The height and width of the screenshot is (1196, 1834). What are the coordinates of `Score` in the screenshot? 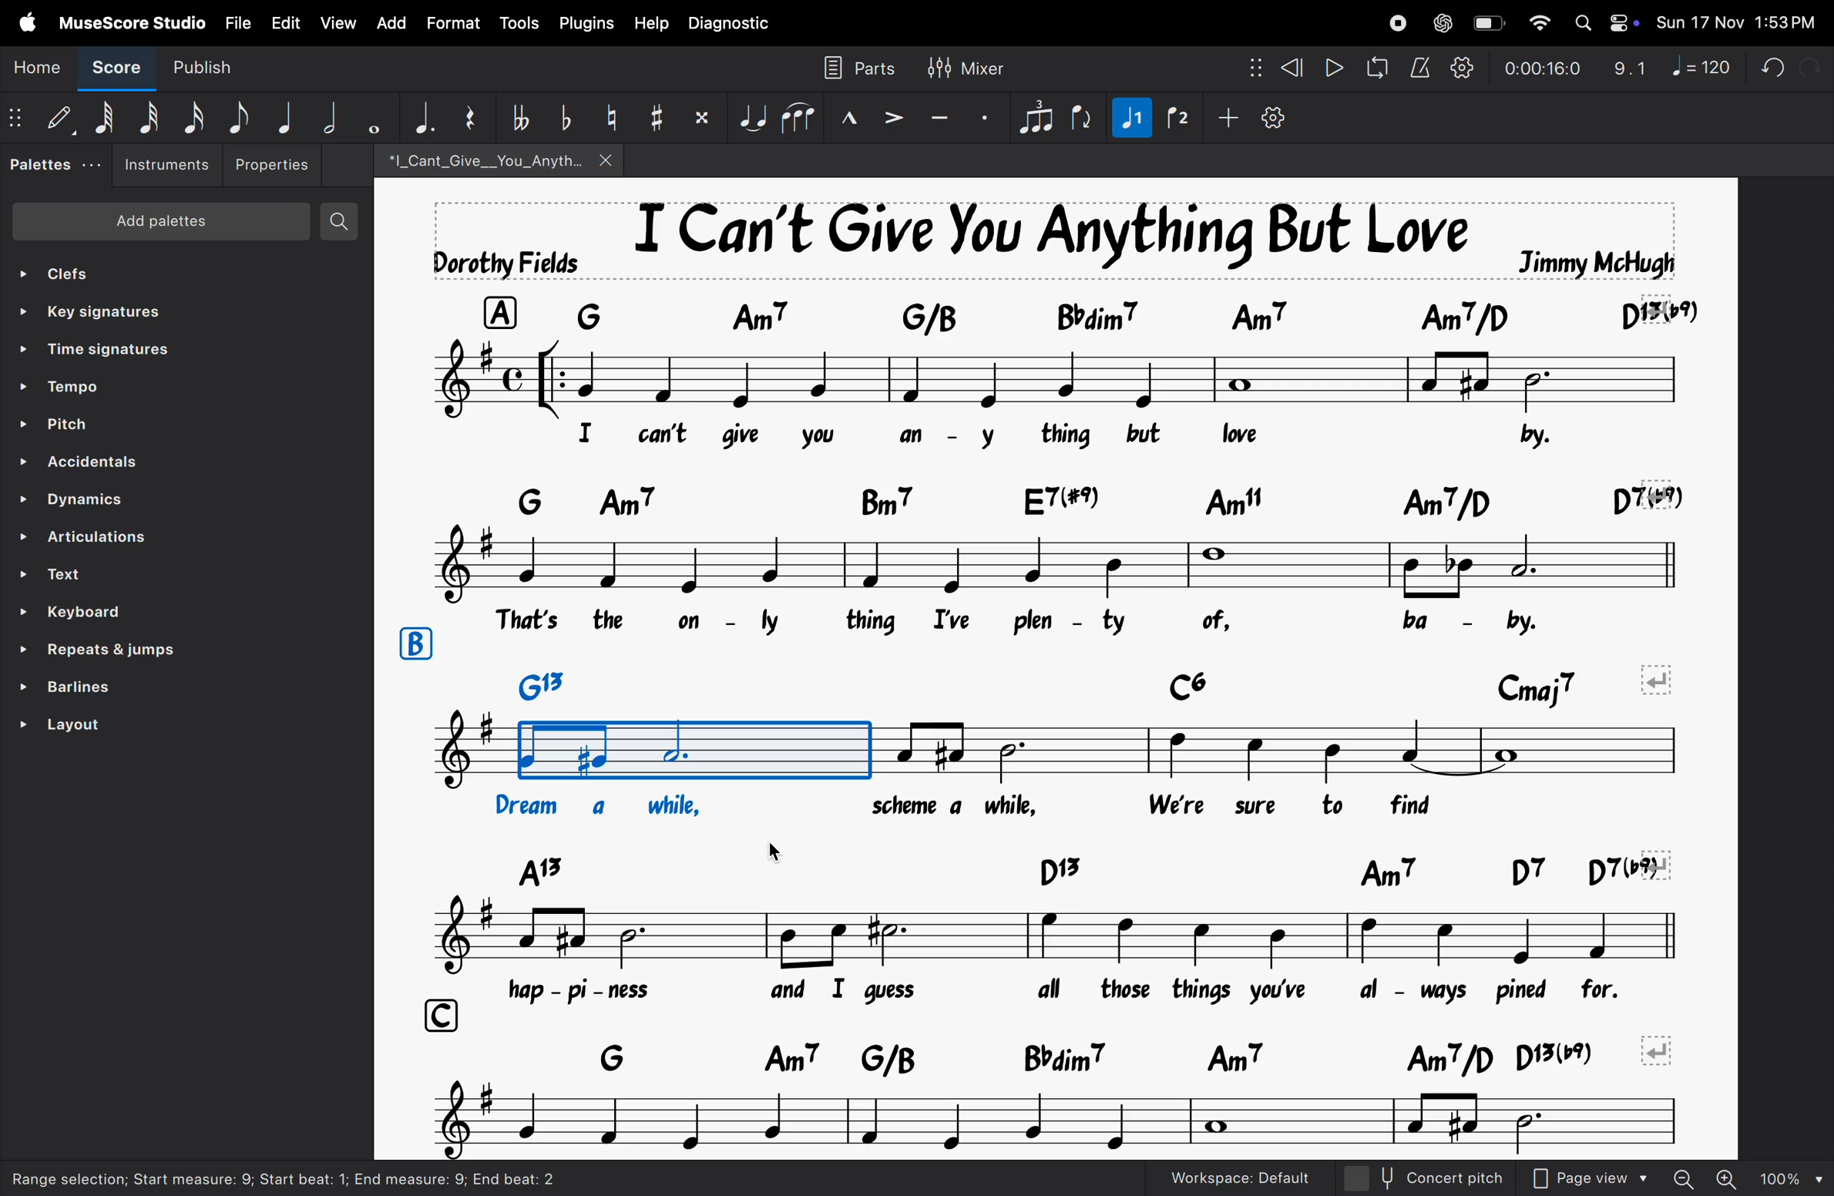 It's located at (112, 72).